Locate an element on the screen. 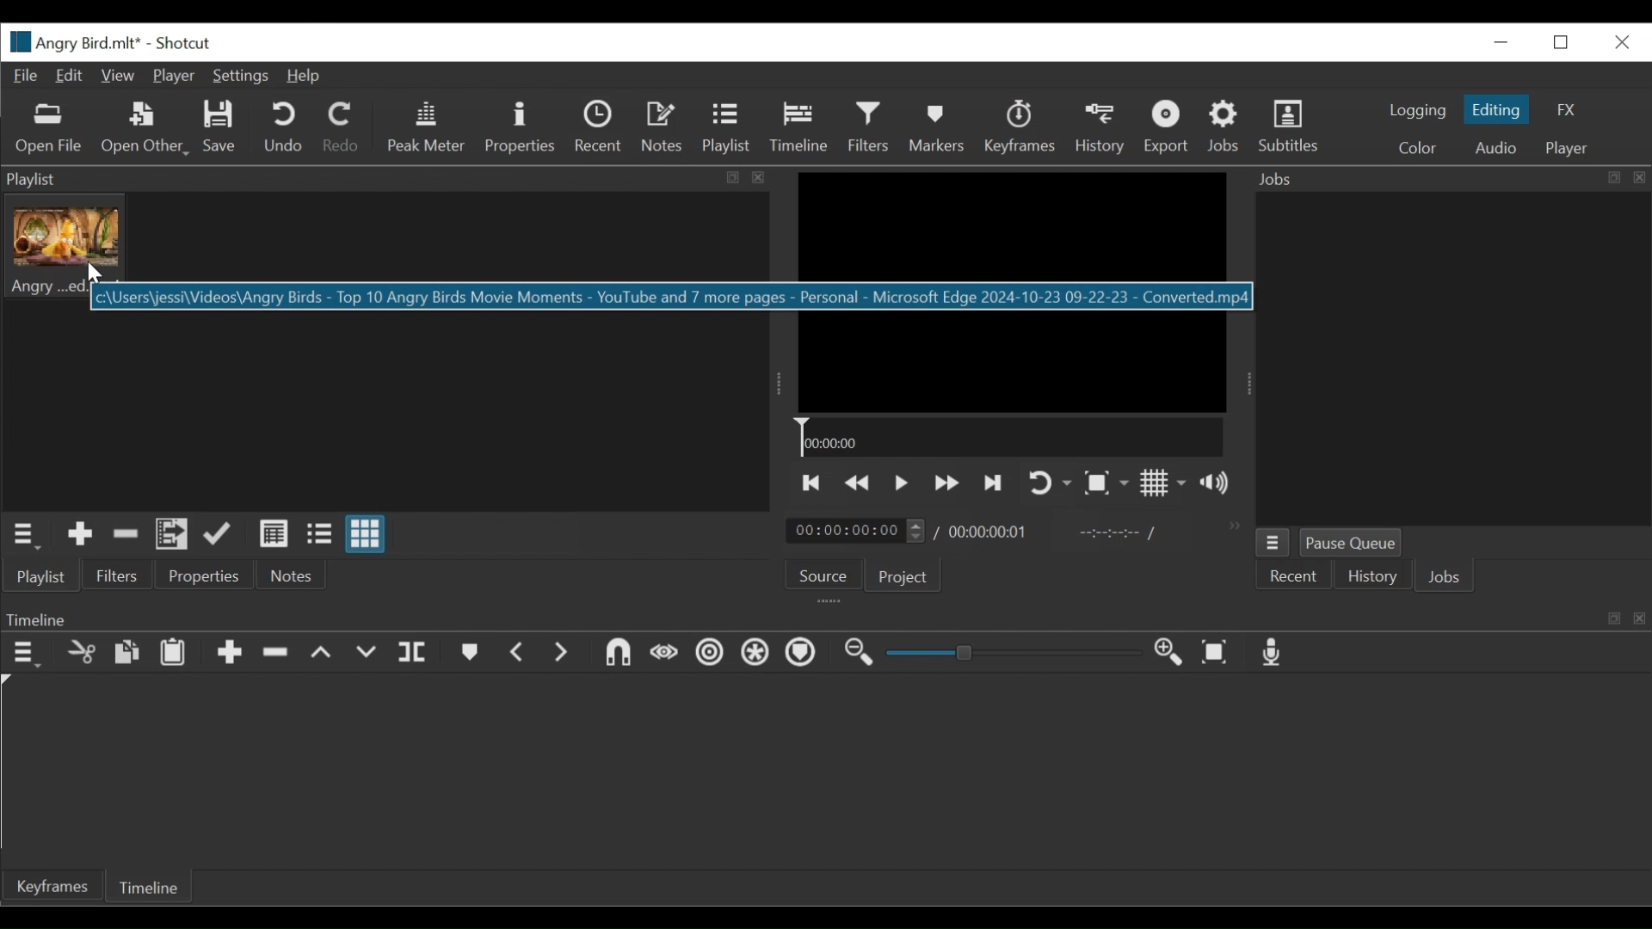  Cursor is located at coordinates (92, 274).